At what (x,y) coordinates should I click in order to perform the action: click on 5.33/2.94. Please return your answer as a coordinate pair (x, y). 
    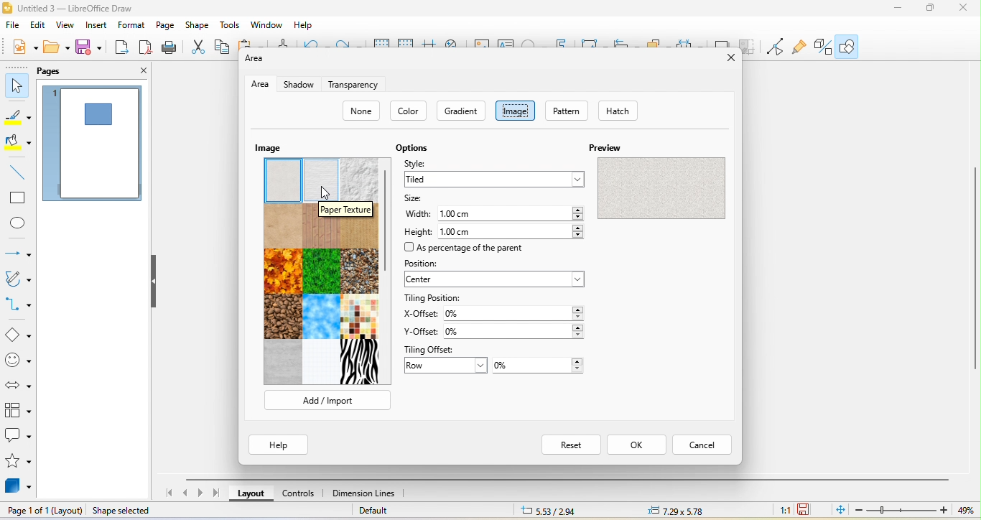
    Looking at the image, I should click on (548, 511).